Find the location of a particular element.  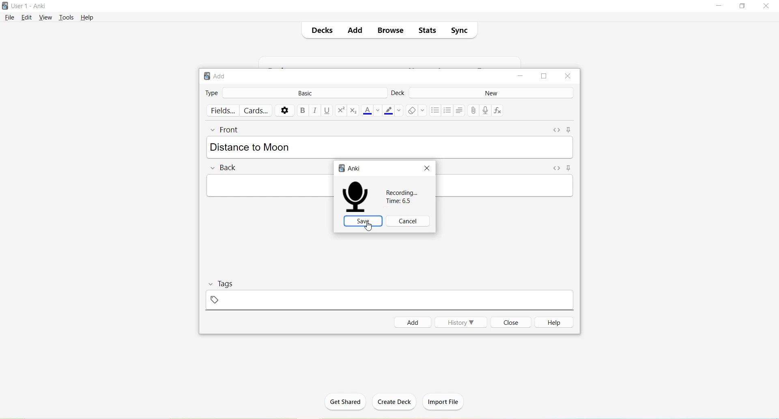

Minimize is located at coordinates (519, 77).